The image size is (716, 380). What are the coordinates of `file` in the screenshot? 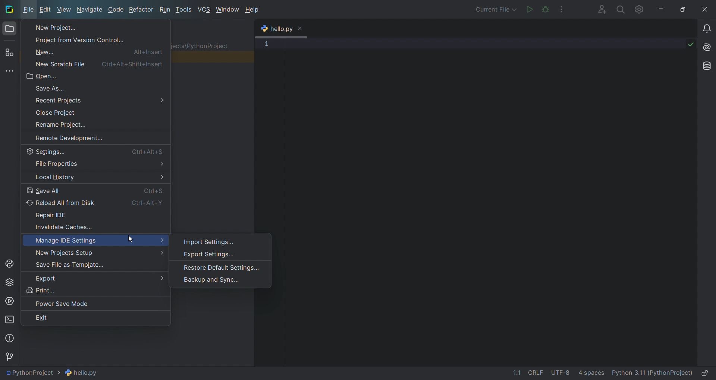 It's located at (28, 10).